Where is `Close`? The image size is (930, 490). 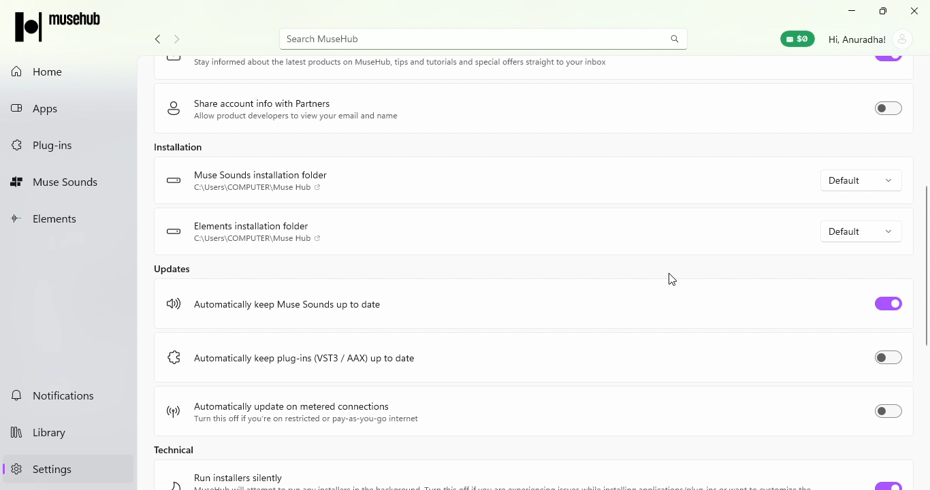 Close is located at coordinates (916, 13).